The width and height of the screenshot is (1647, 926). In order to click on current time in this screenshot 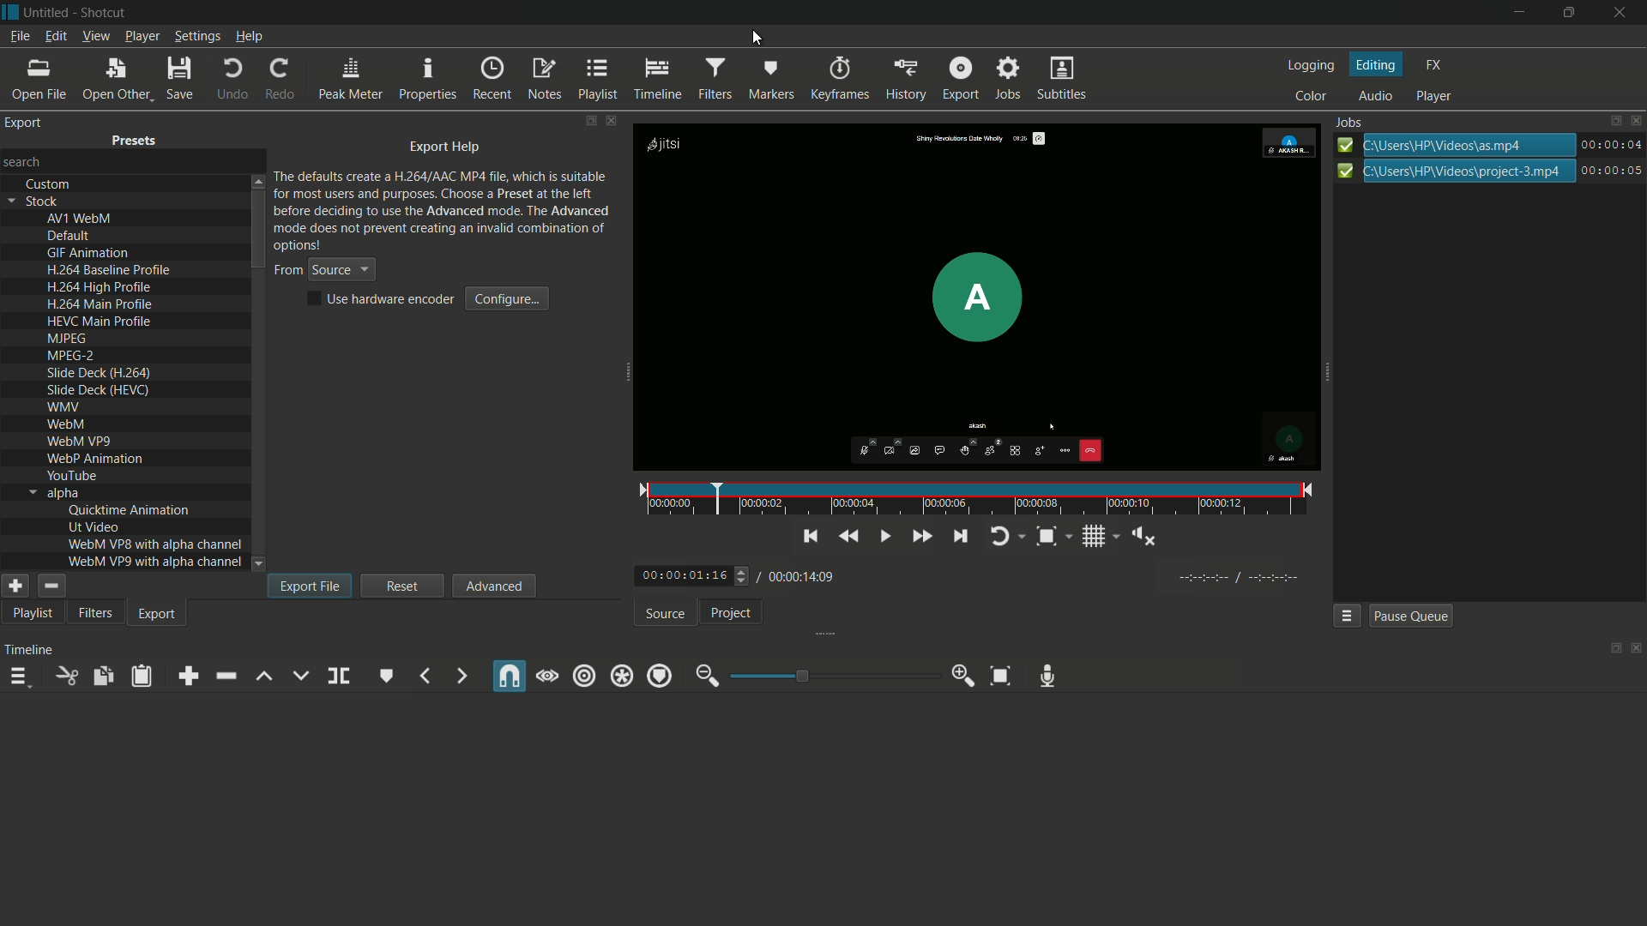, I will do `click(688, 575)`.